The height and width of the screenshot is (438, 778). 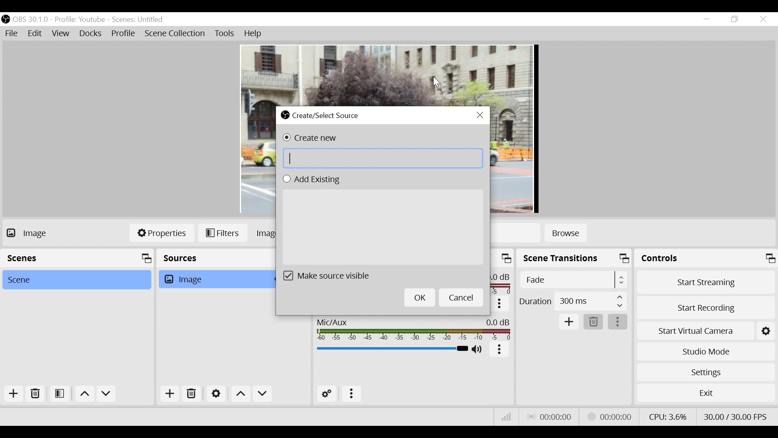 I want to click on move up, so click(x=85, y=394).